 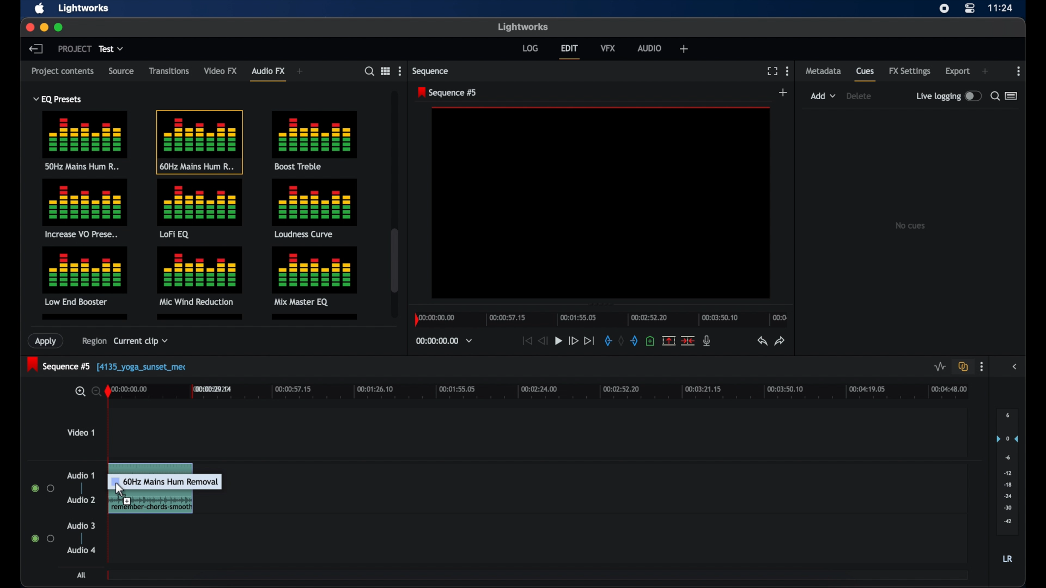 I want to click on 50hz, so click(x=85, y=143).